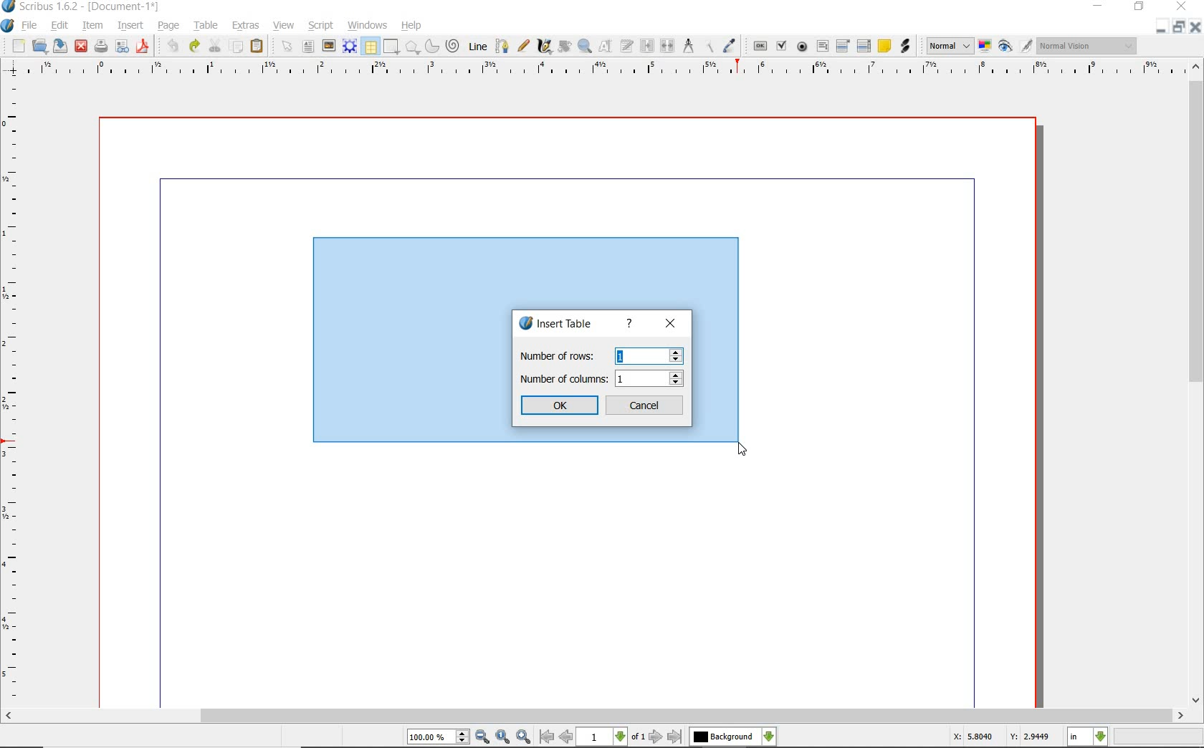 The height and width of the screenshot is (748, 1204). What do you see at coordinates (669, 46) in the screenshot?
I see `unlink text frames` at bounding box center [669, 46].